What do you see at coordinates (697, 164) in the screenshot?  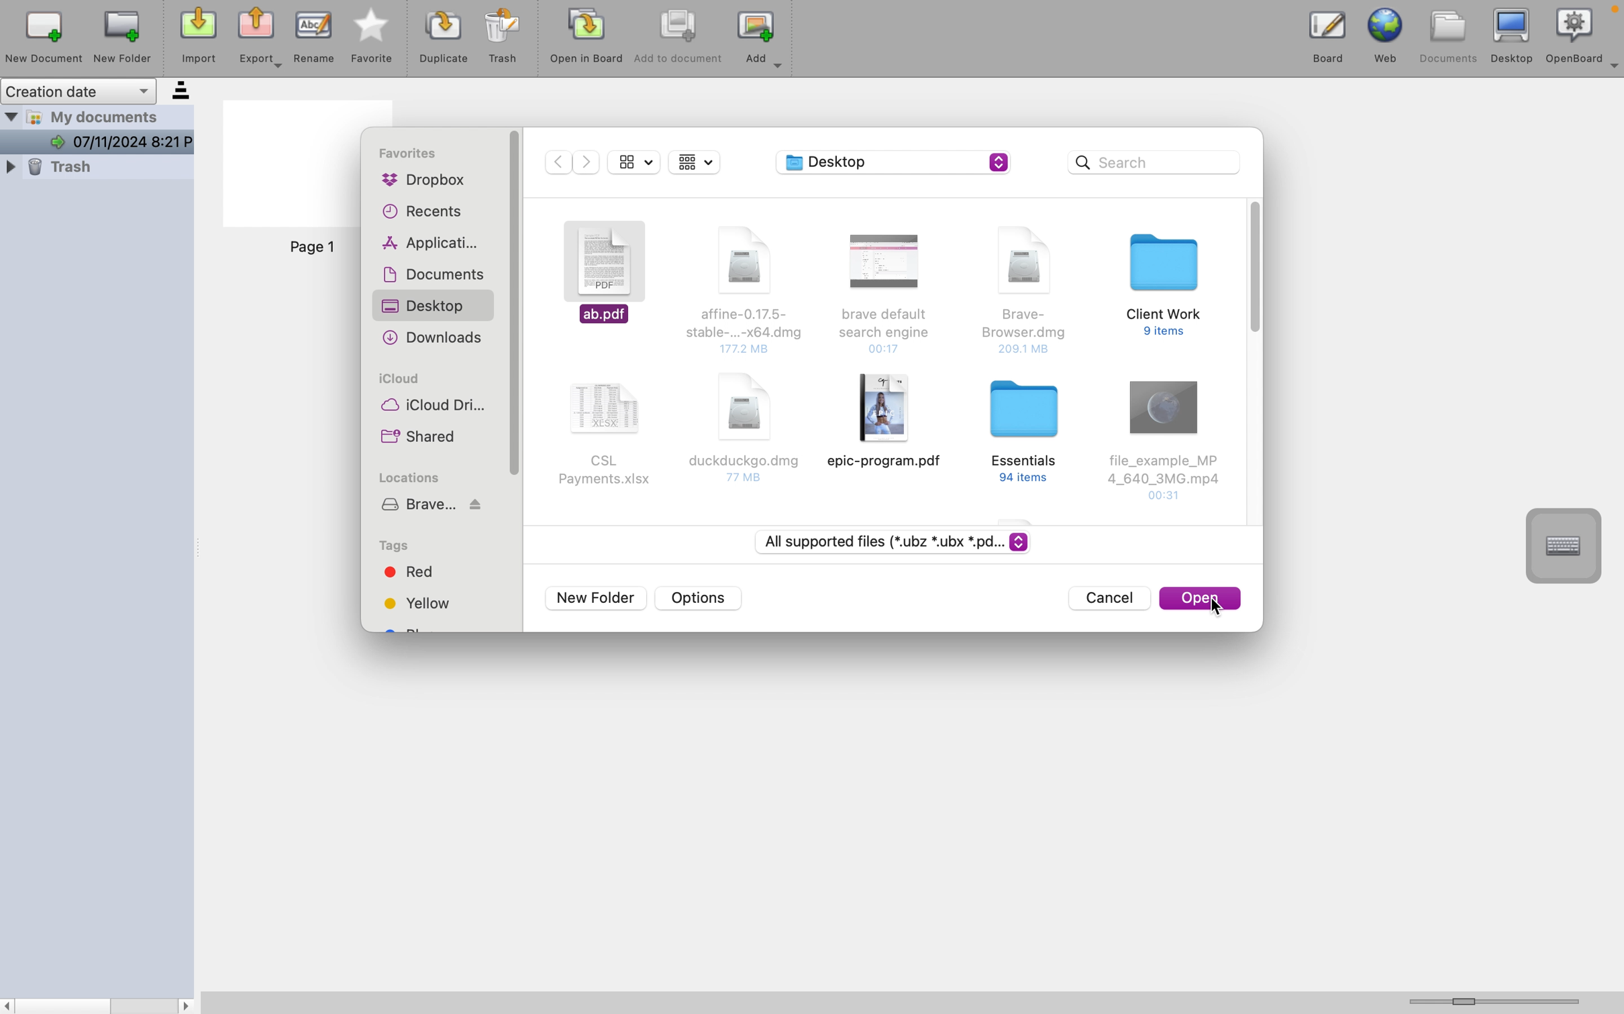 I see `display options` at bounding box center [697, 164].